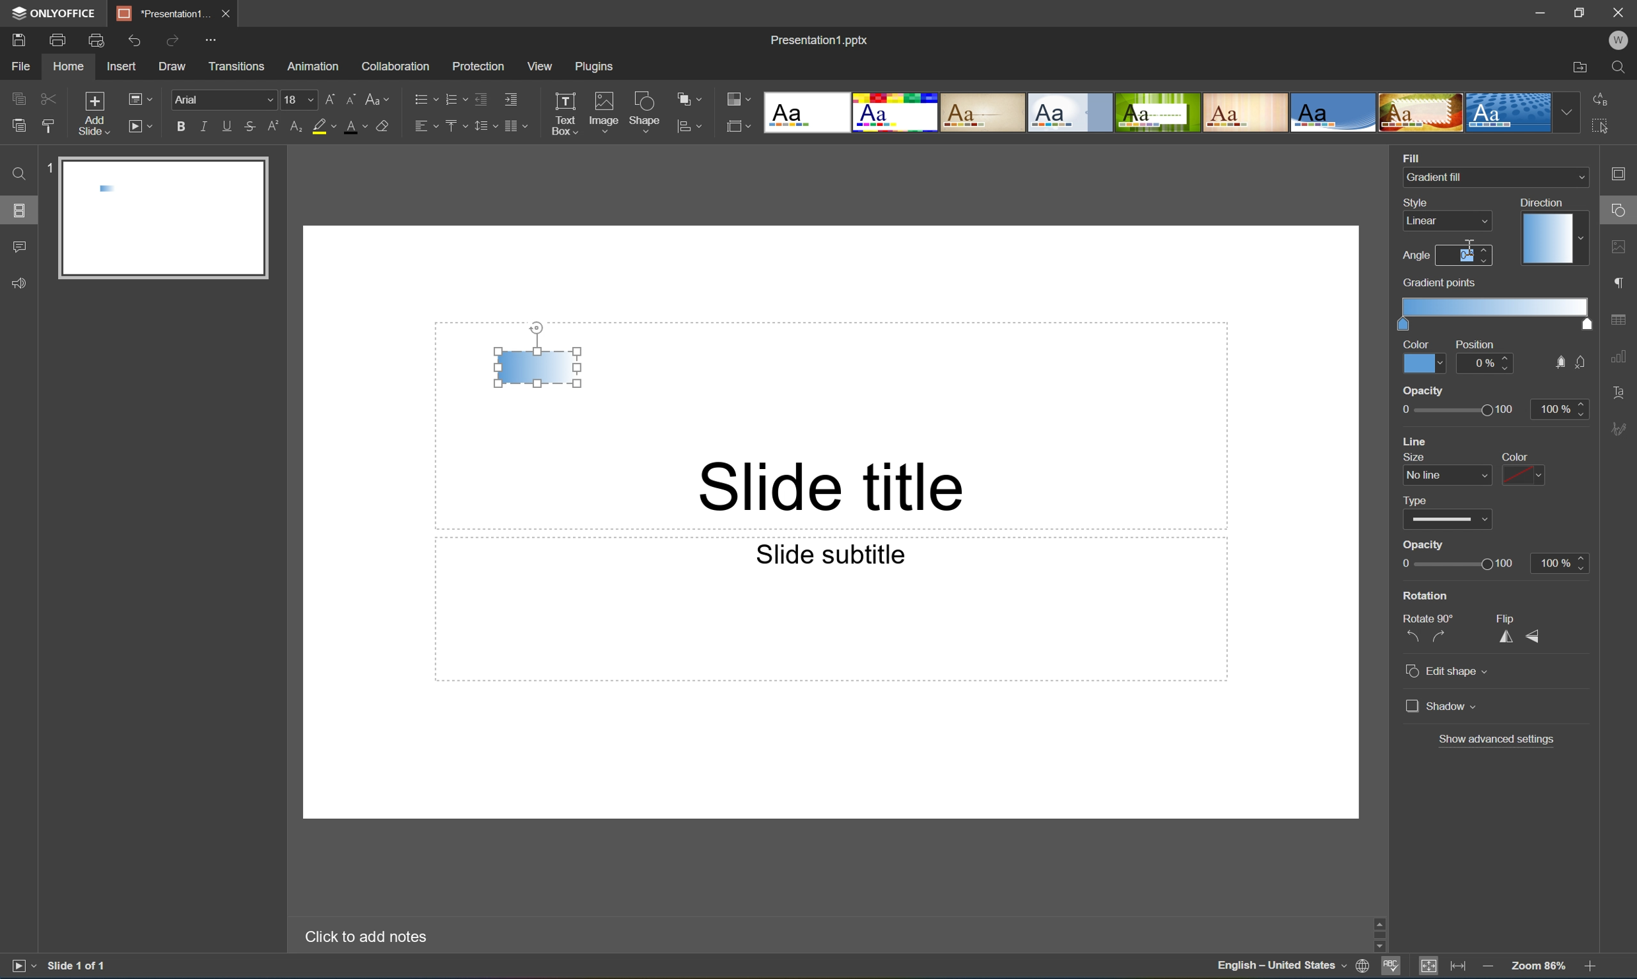 This screenshot has height=979, width=1637. Describe the element at coordinates (1424, 545) in the screenshot. I see `Opacity` at that location.